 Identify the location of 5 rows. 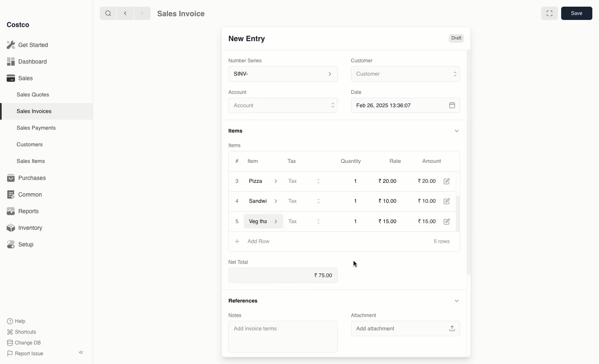
(442, 242).